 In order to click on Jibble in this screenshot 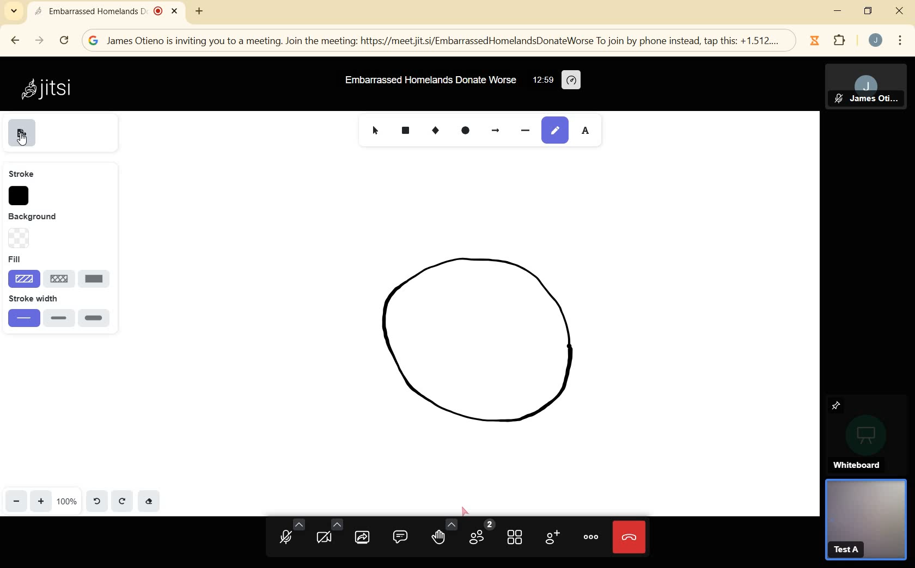, I will do `click(815, 40)`.